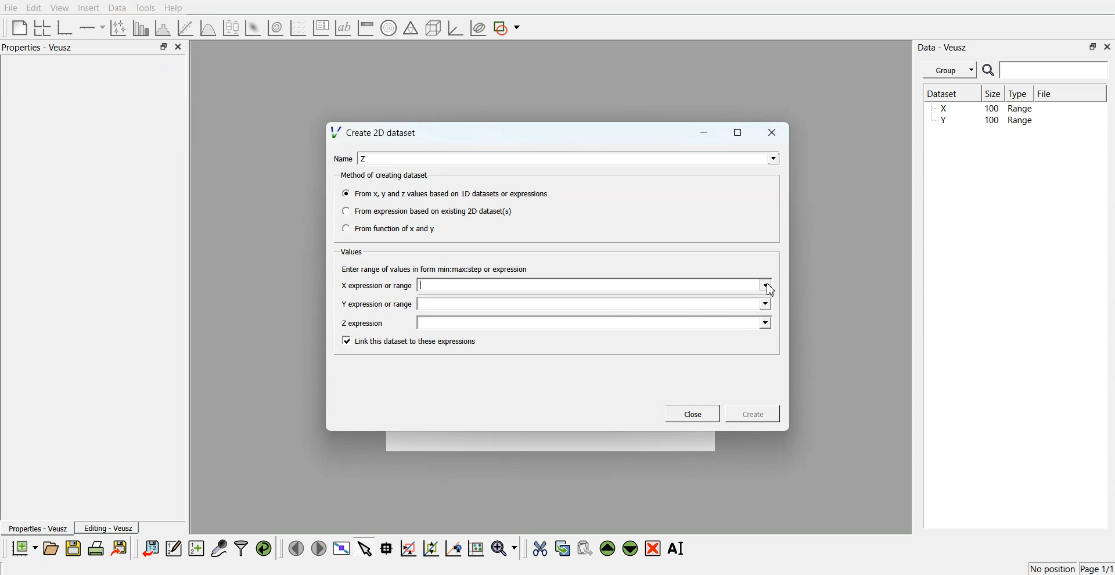 This screenshot has width=1115, height=575. What do you see at coordinates (253, 28) in the screenshot?
I see `3D Surface` at bounding box center [253, 28].